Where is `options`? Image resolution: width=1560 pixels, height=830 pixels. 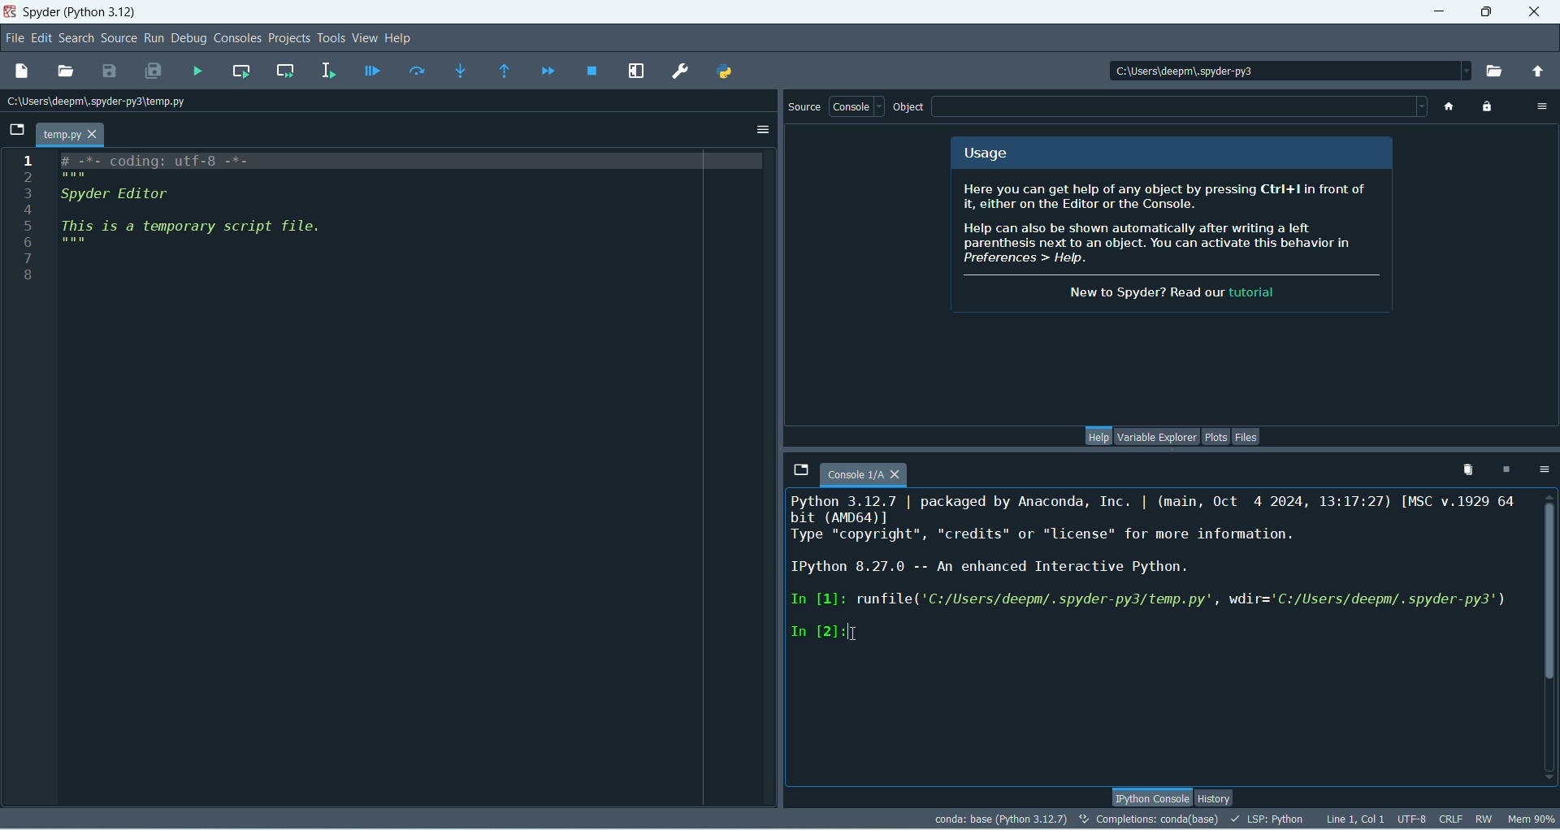
options is located at coordinates (1544, 106).